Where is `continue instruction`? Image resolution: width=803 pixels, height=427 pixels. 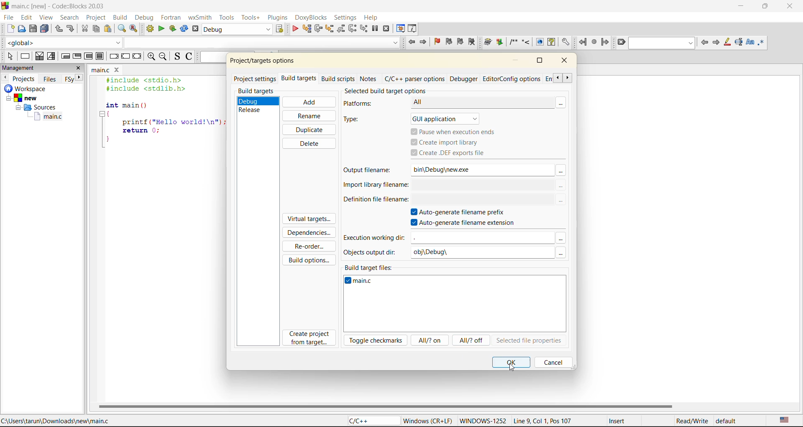 continue instruction is located at coordinates (125, 57).